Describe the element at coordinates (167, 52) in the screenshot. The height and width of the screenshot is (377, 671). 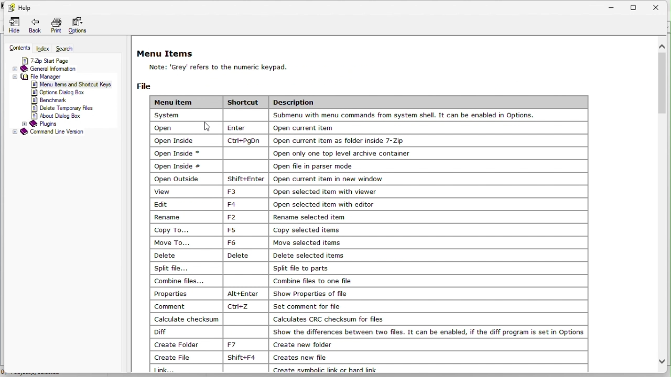
I see ` Menu Items` at that location.